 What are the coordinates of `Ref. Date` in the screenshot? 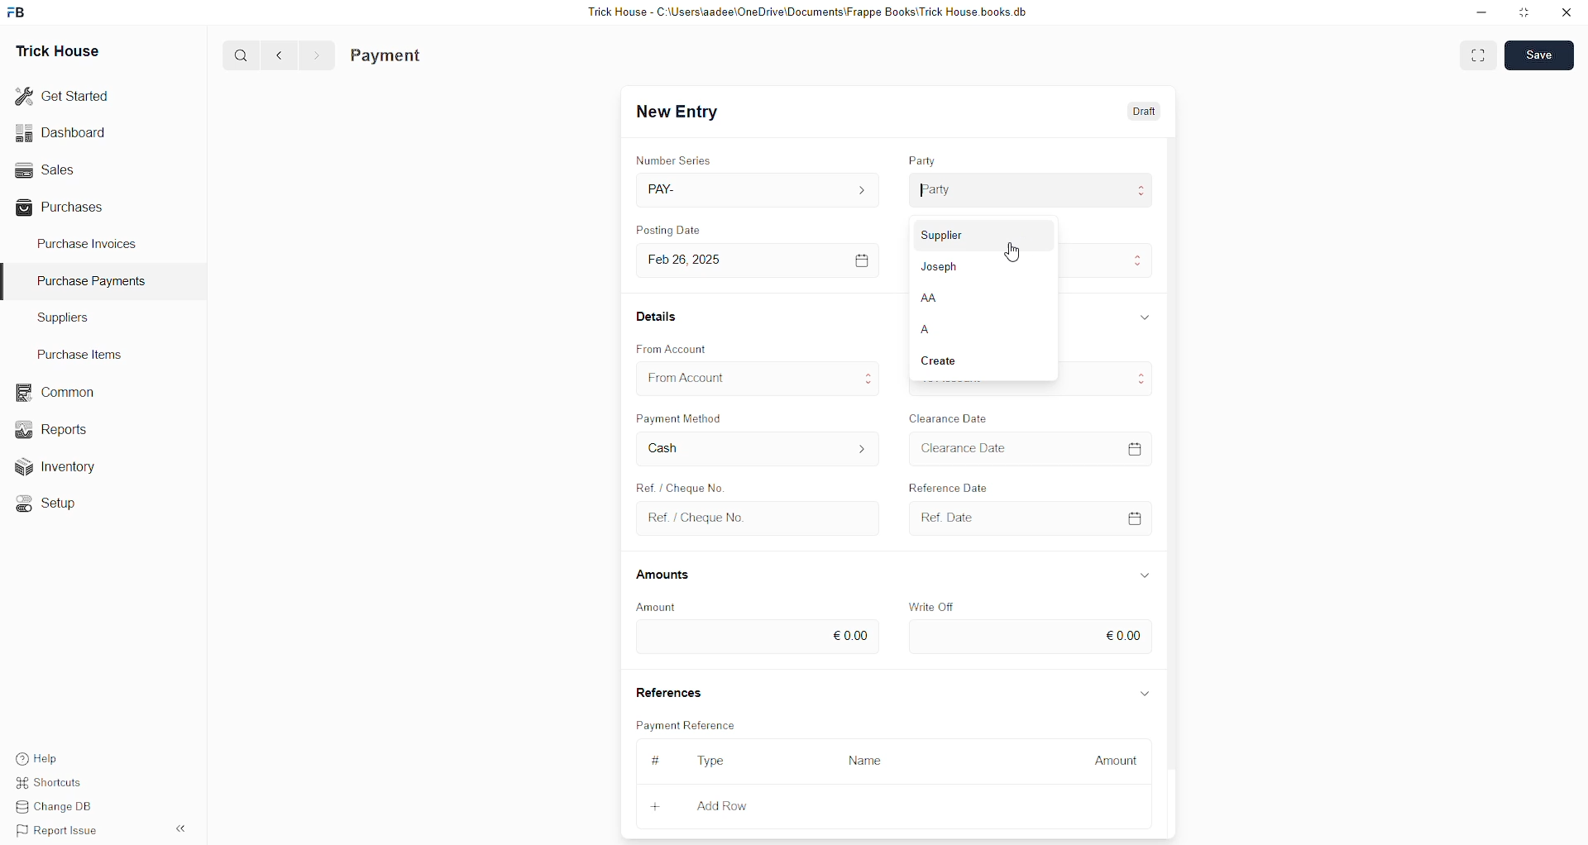 It's located at (1025, 518).